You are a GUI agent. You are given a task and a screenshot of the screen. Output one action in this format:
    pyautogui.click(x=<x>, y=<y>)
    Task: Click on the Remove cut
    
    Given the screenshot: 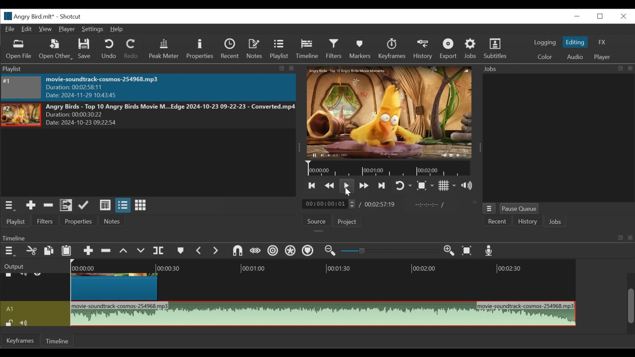 What is the action you would take?
    pyautogui.click(x=48, y=206)
    